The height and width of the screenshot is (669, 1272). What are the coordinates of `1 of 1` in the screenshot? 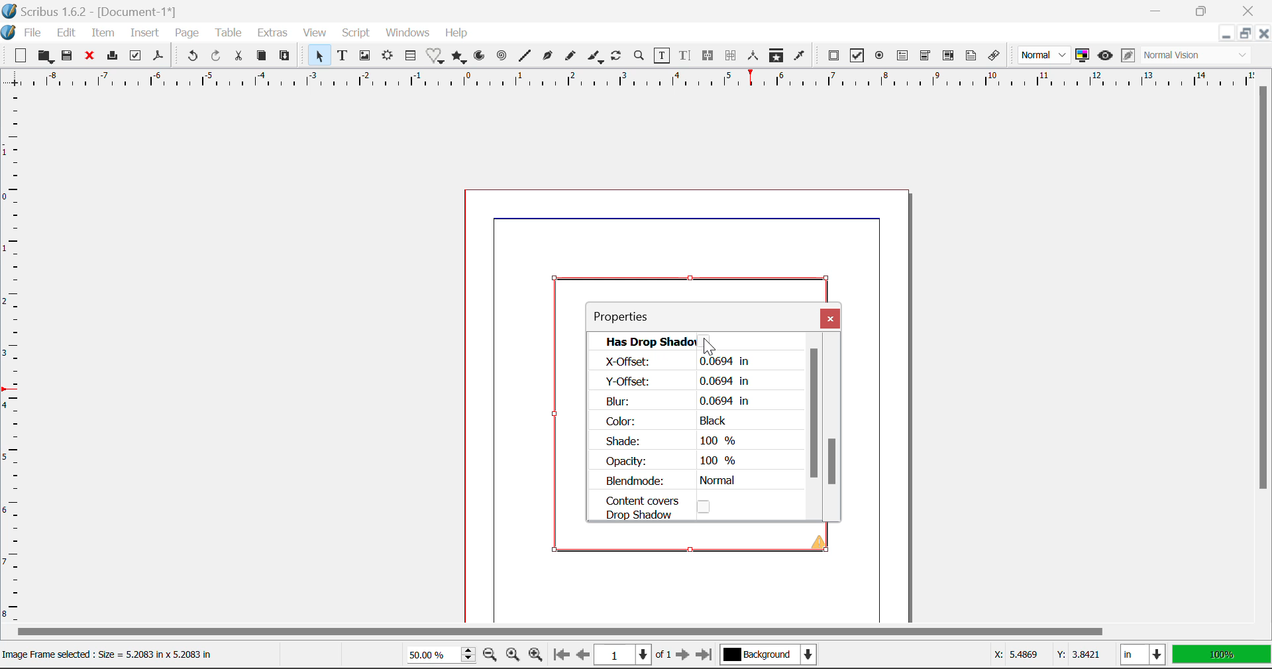 It's located at (632, 655).